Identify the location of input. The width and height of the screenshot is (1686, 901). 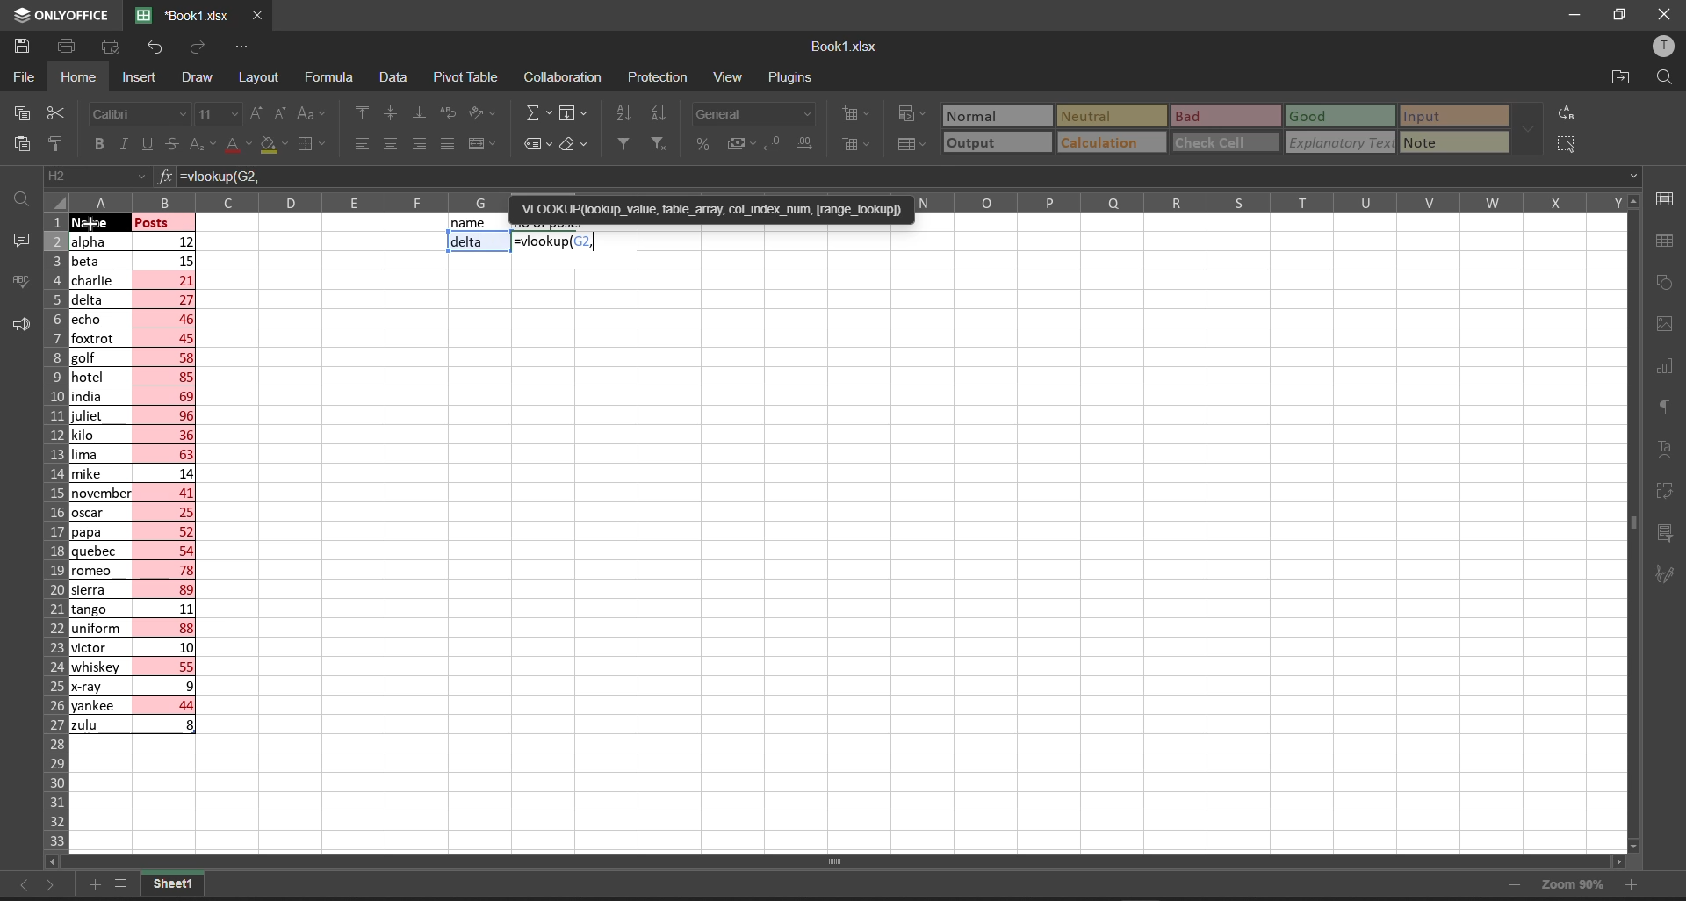
(1430, 114).